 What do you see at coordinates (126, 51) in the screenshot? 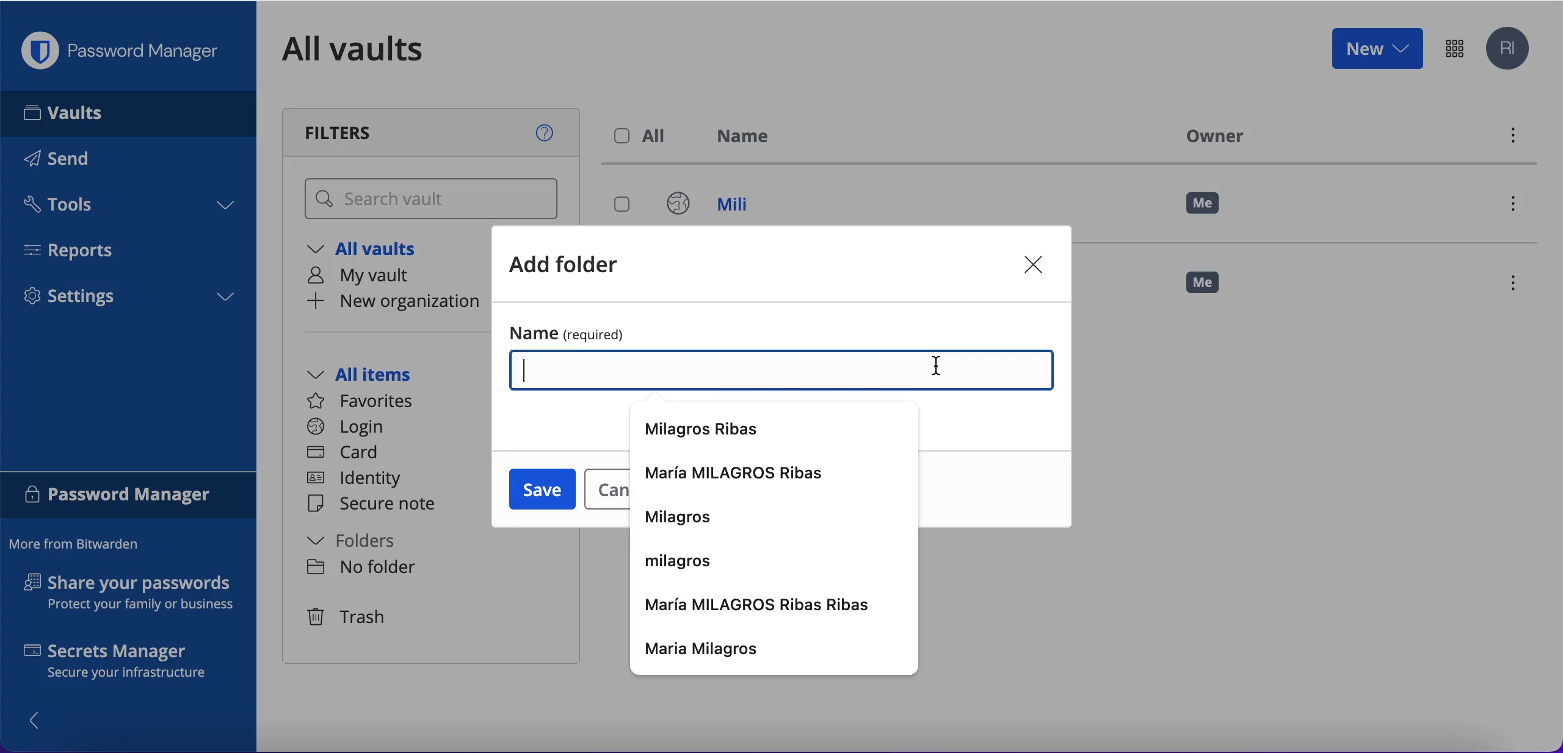
I see `password manager` at bounding box center [126, 51].